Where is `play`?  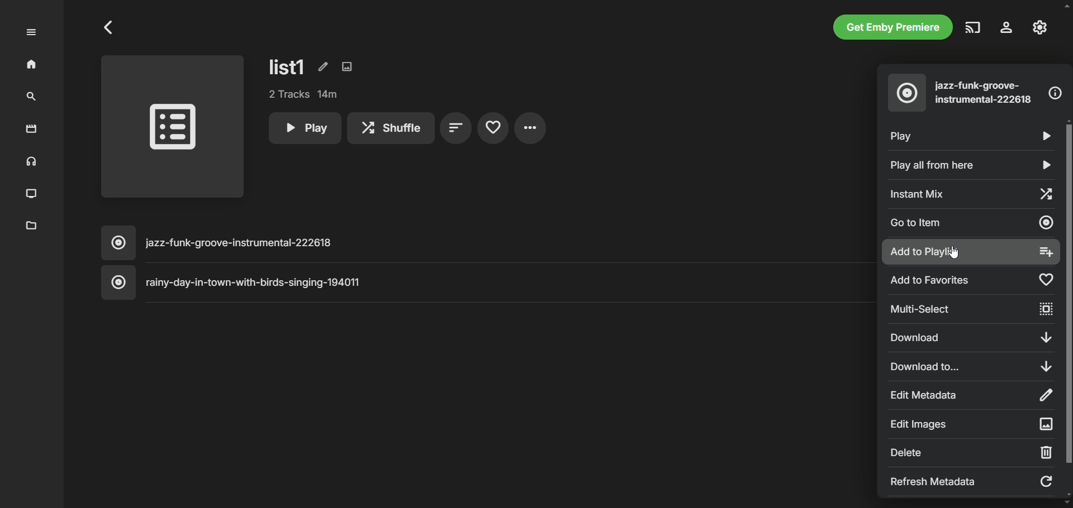 play is located at coordinates (304, 128).